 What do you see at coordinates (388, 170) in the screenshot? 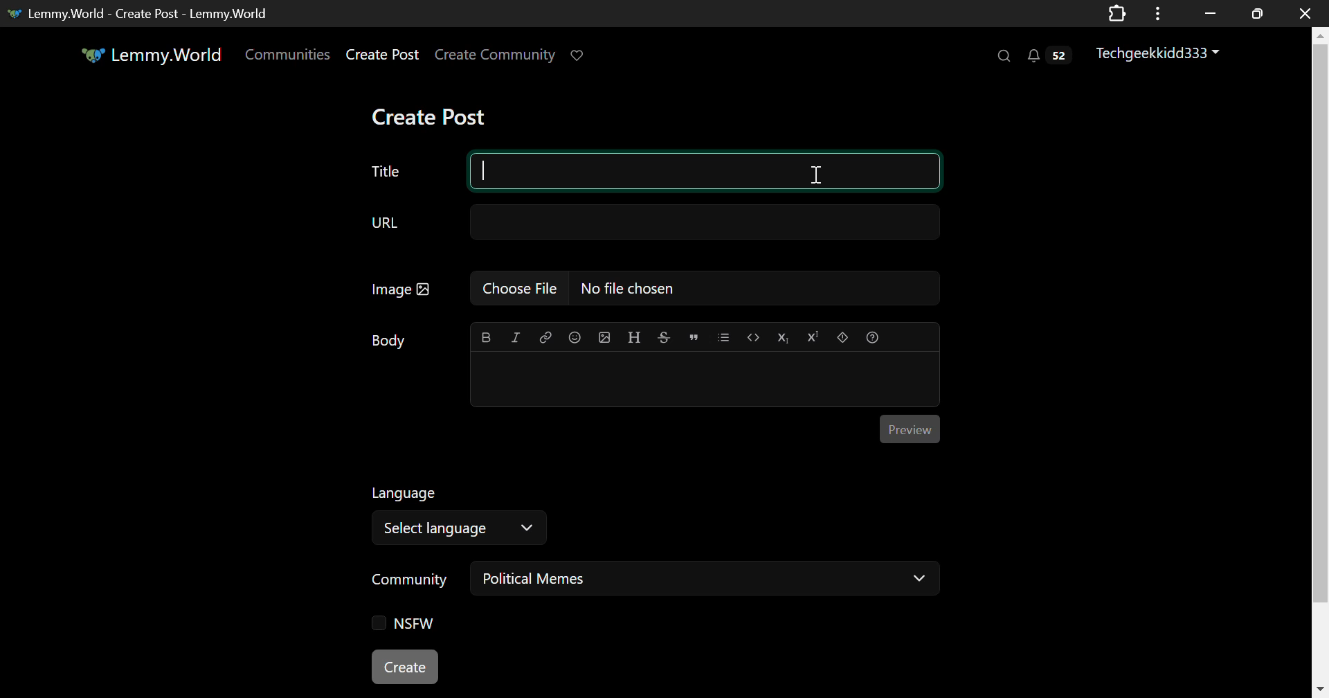
I see `Post Title Text Field` at bounding box center [388, 170].